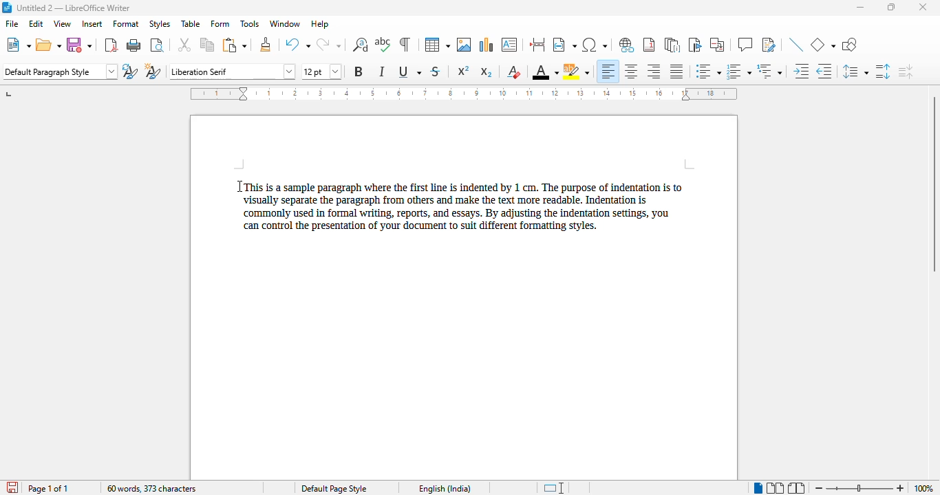  What do you see at coordinates (564, 45) in the screenshot?
I see `insert field` at bounding box center [564, 45].